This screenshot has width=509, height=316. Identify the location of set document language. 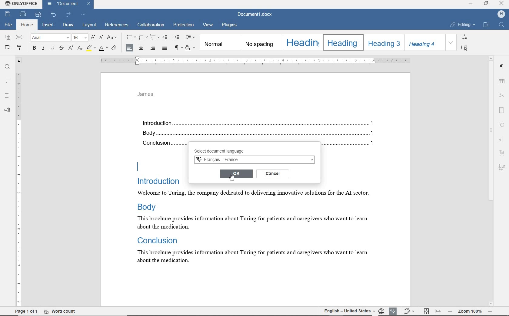
(346, 311).